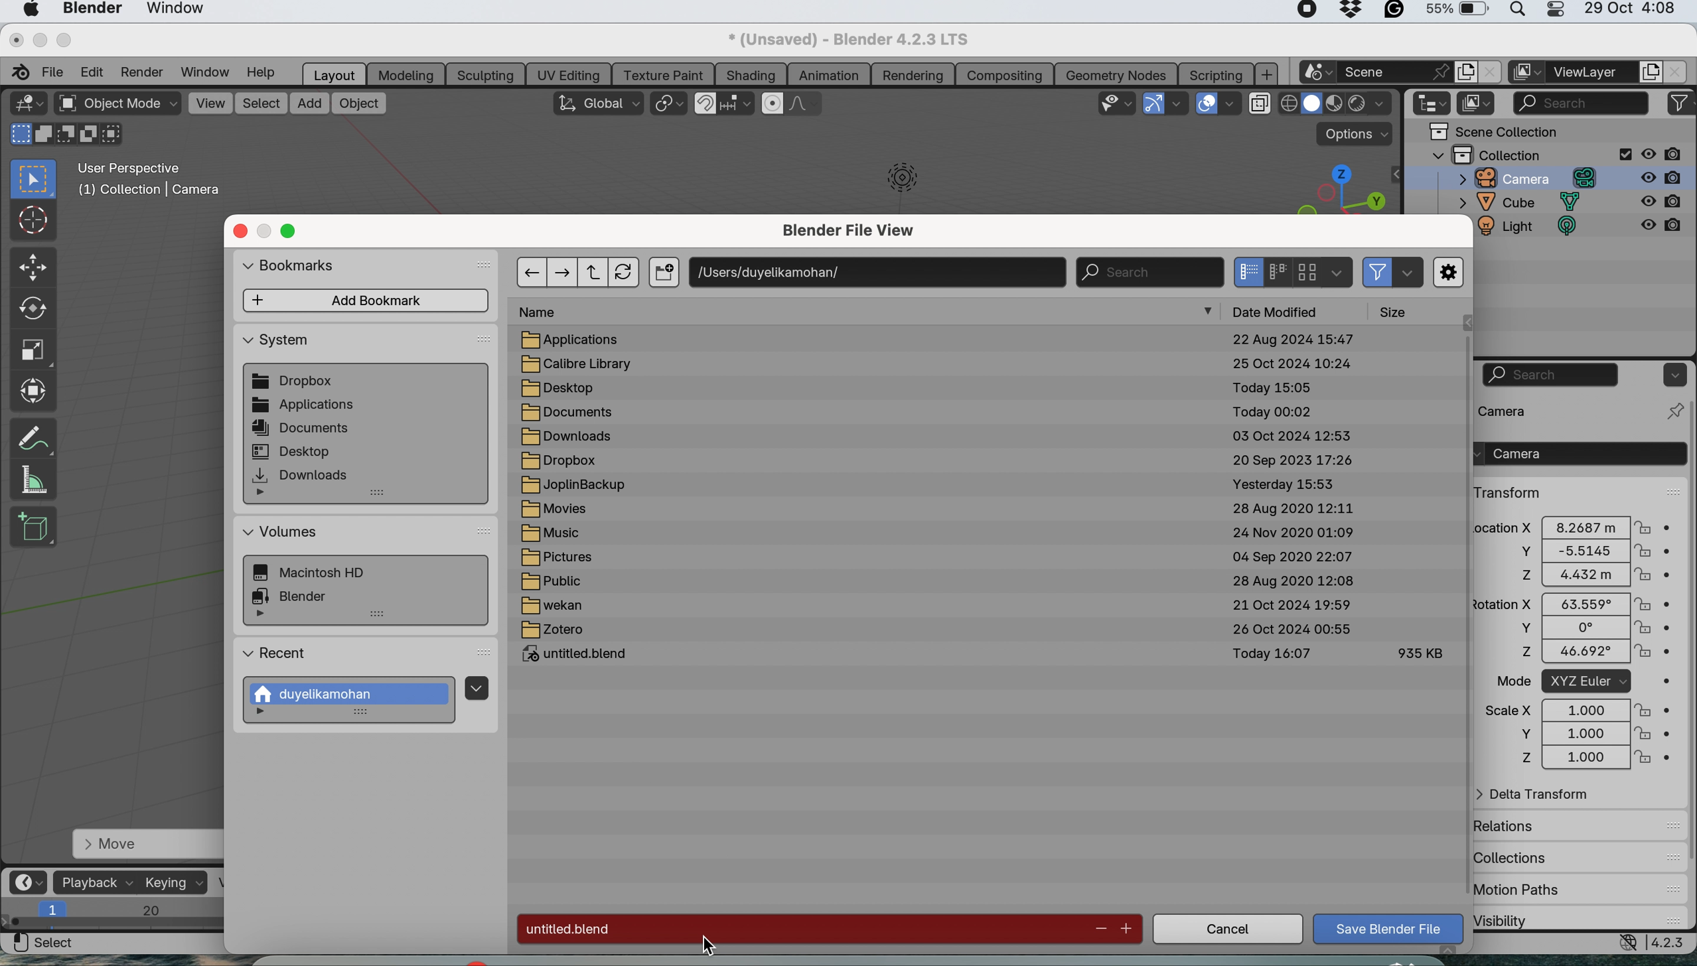 The height and width of the screenshot is (966, 1697). Describe the element at coordinates (1591, 74) in the screenshot. I see `view layer` at that location.